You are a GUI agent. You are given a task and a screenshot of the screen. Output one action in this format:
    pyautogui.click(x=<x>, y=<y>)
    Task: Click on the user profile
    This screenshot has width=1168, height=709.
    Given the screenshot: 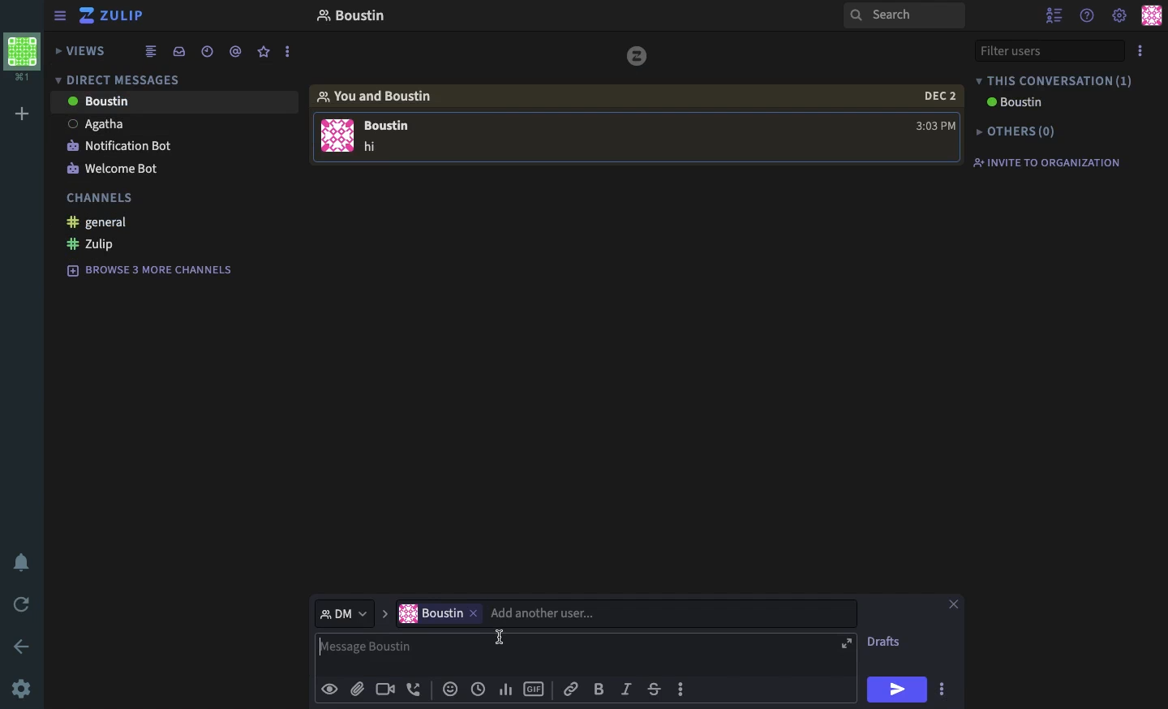 What is the action you would take?
    pyautogui.click(x=337, y=135)
    